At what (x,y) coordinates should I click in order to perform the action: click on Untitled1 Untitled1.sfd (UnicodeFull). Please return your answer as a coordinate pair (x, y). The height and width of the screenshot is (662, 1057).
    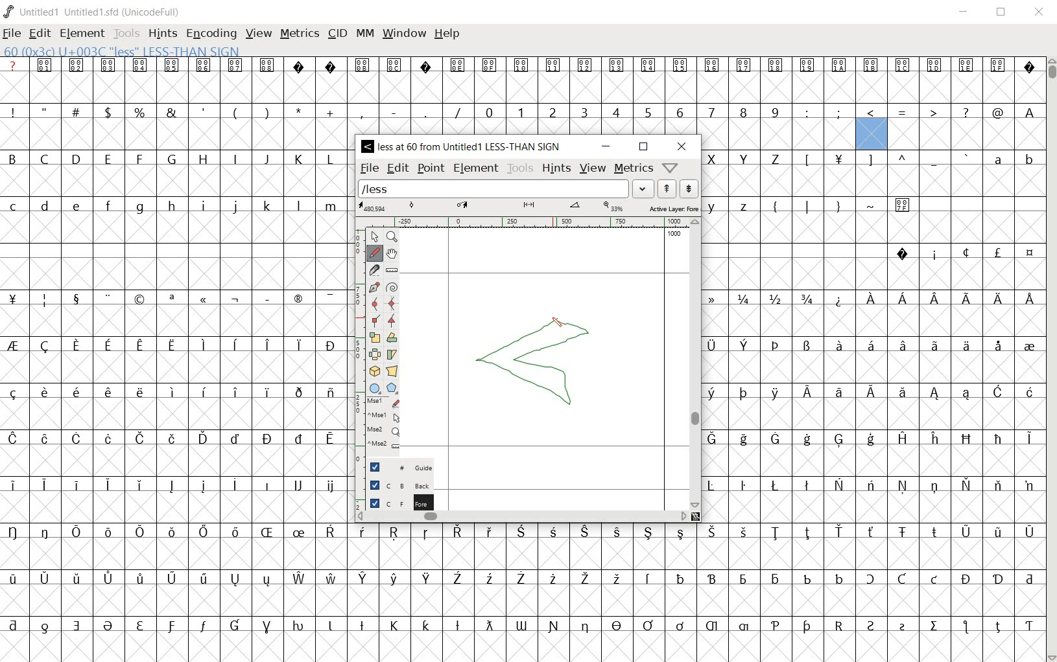
    Looking at the image, I should click on (95, 12).